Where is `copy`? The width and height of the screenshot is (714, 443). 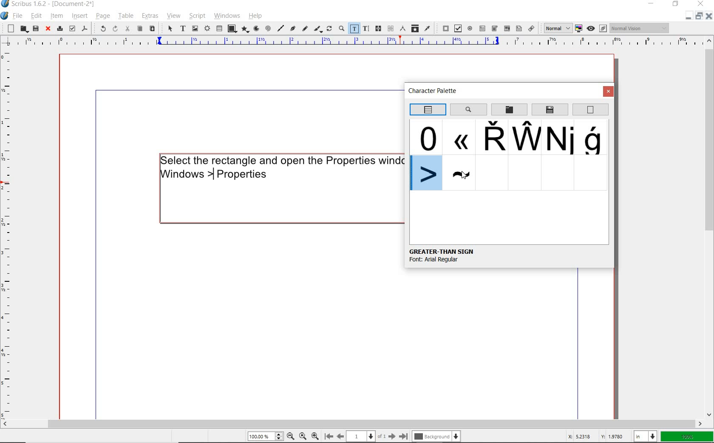
copy is located at coordinates (140, 29).